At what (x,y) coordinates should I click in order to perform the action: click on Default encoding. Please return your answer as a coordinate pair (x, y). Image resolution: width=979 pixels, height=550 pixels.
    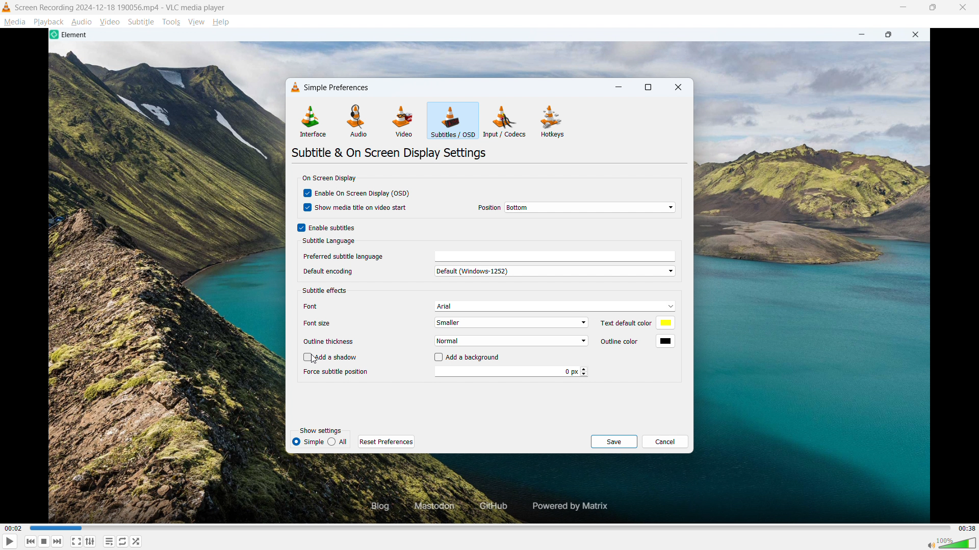
    Looking at the image, I should click on (329, 271).